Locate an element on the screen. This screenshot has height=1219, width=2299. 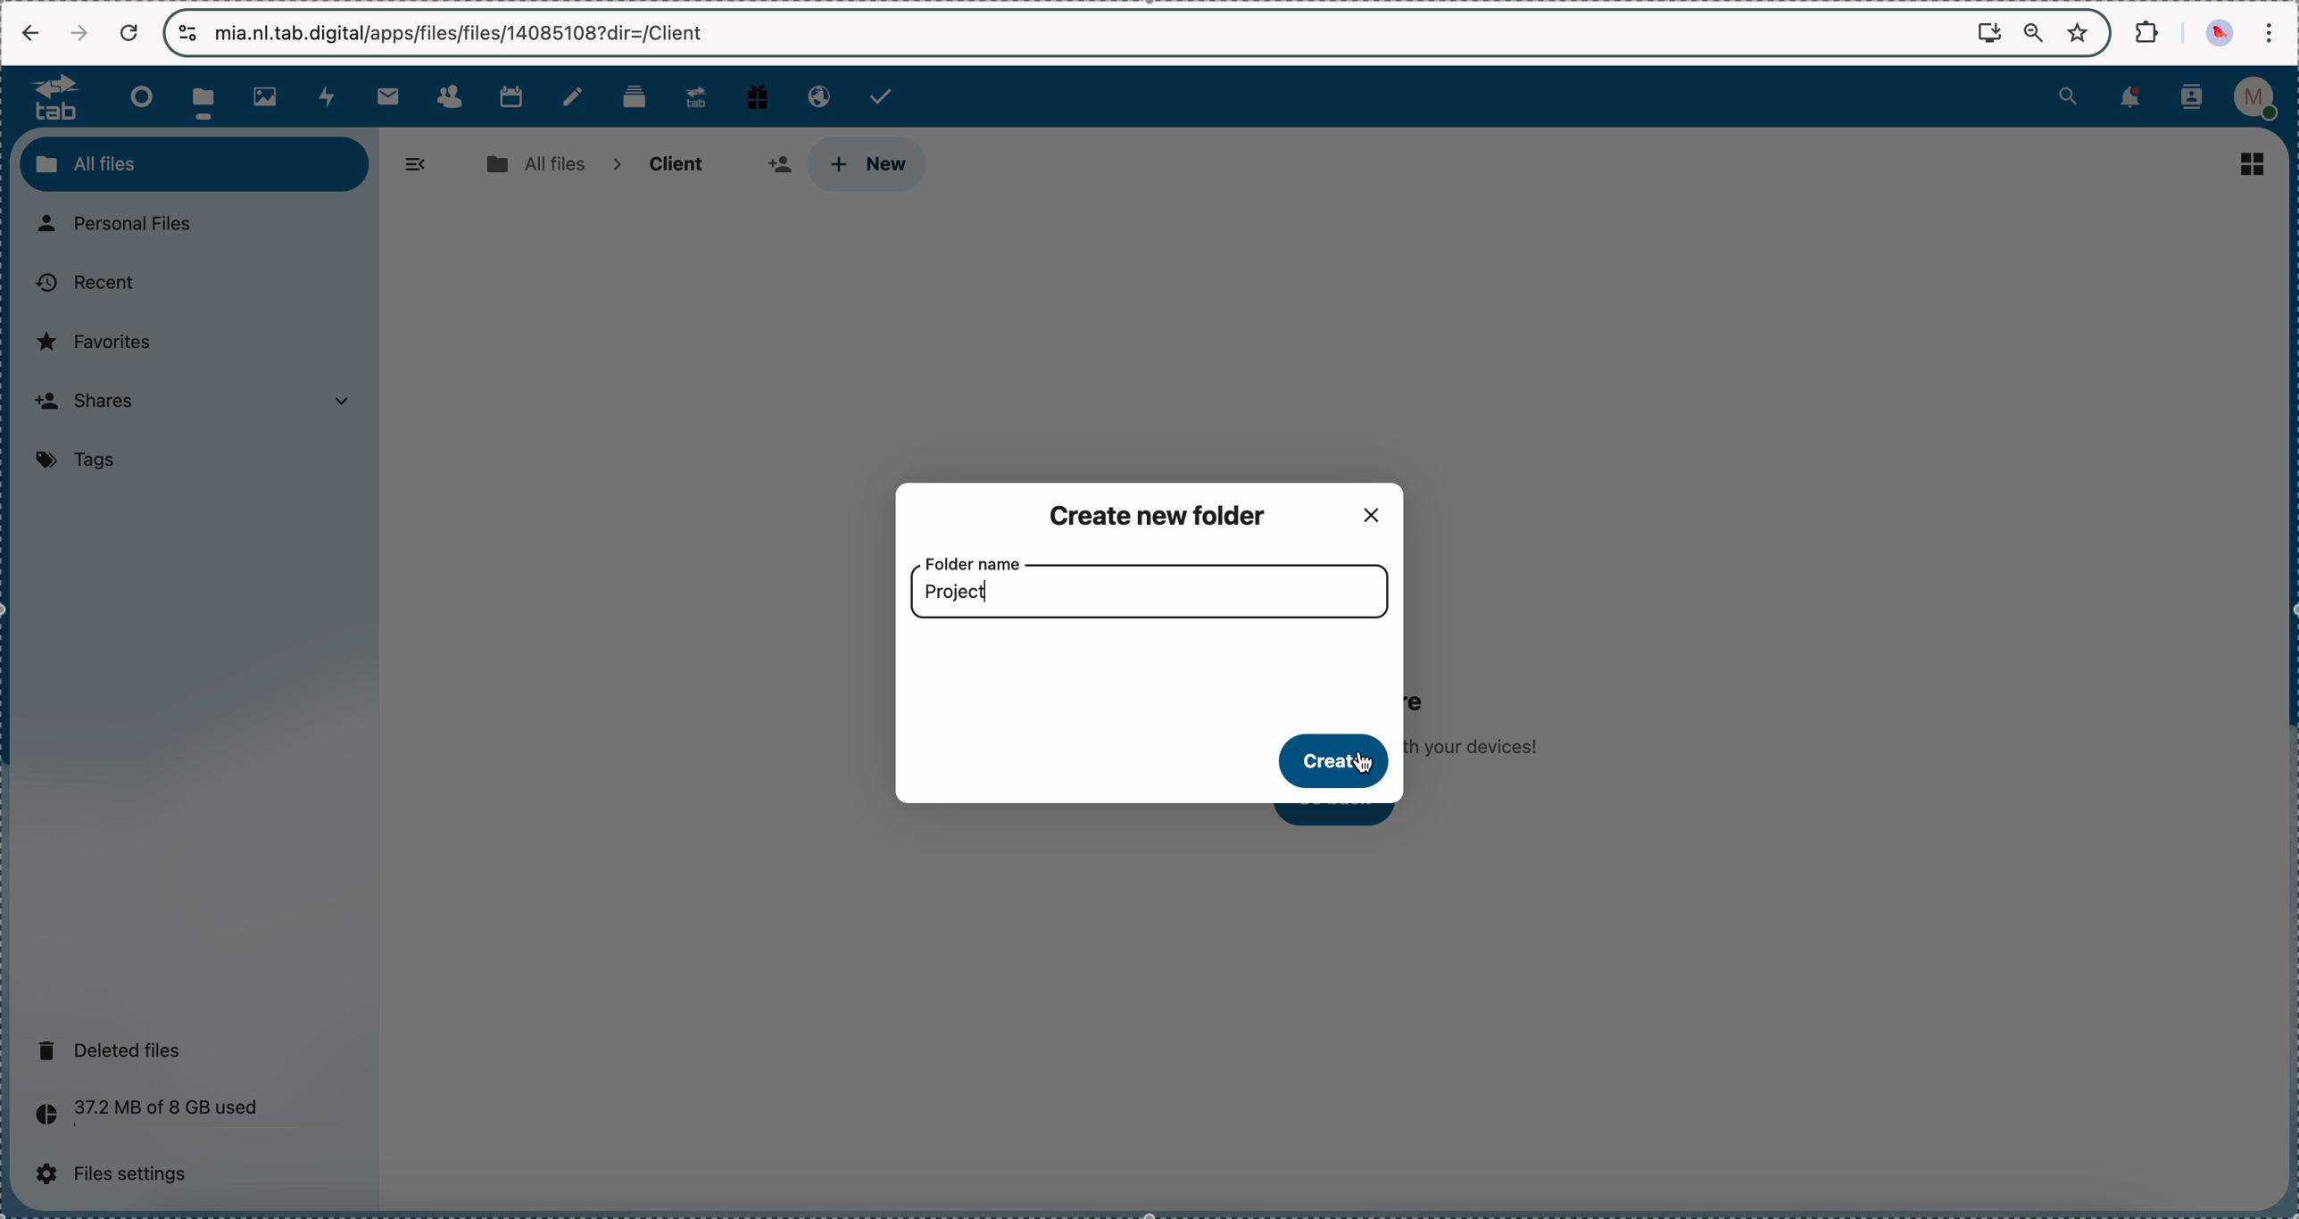
share is located at coordinates (778, 163).